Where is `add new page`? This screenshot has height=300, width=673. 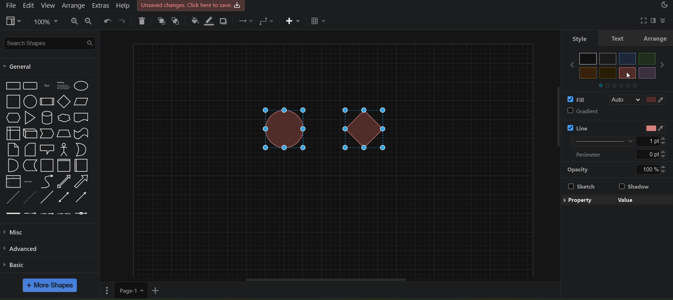
add new page is located at coordinates (158, 291).